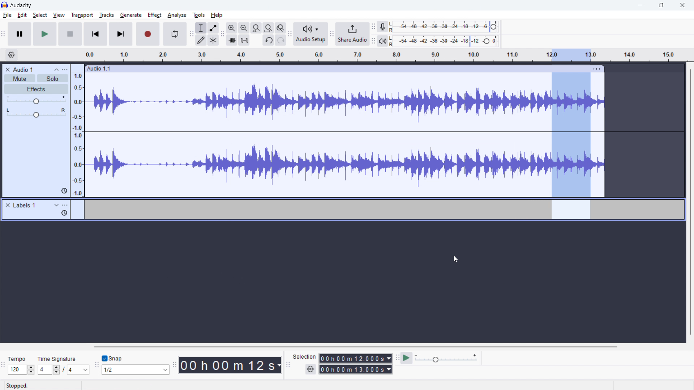  What do you see at coordinates (121, 34) in the screenshot?
I see `skip to end` at bounding box center [121, 34].